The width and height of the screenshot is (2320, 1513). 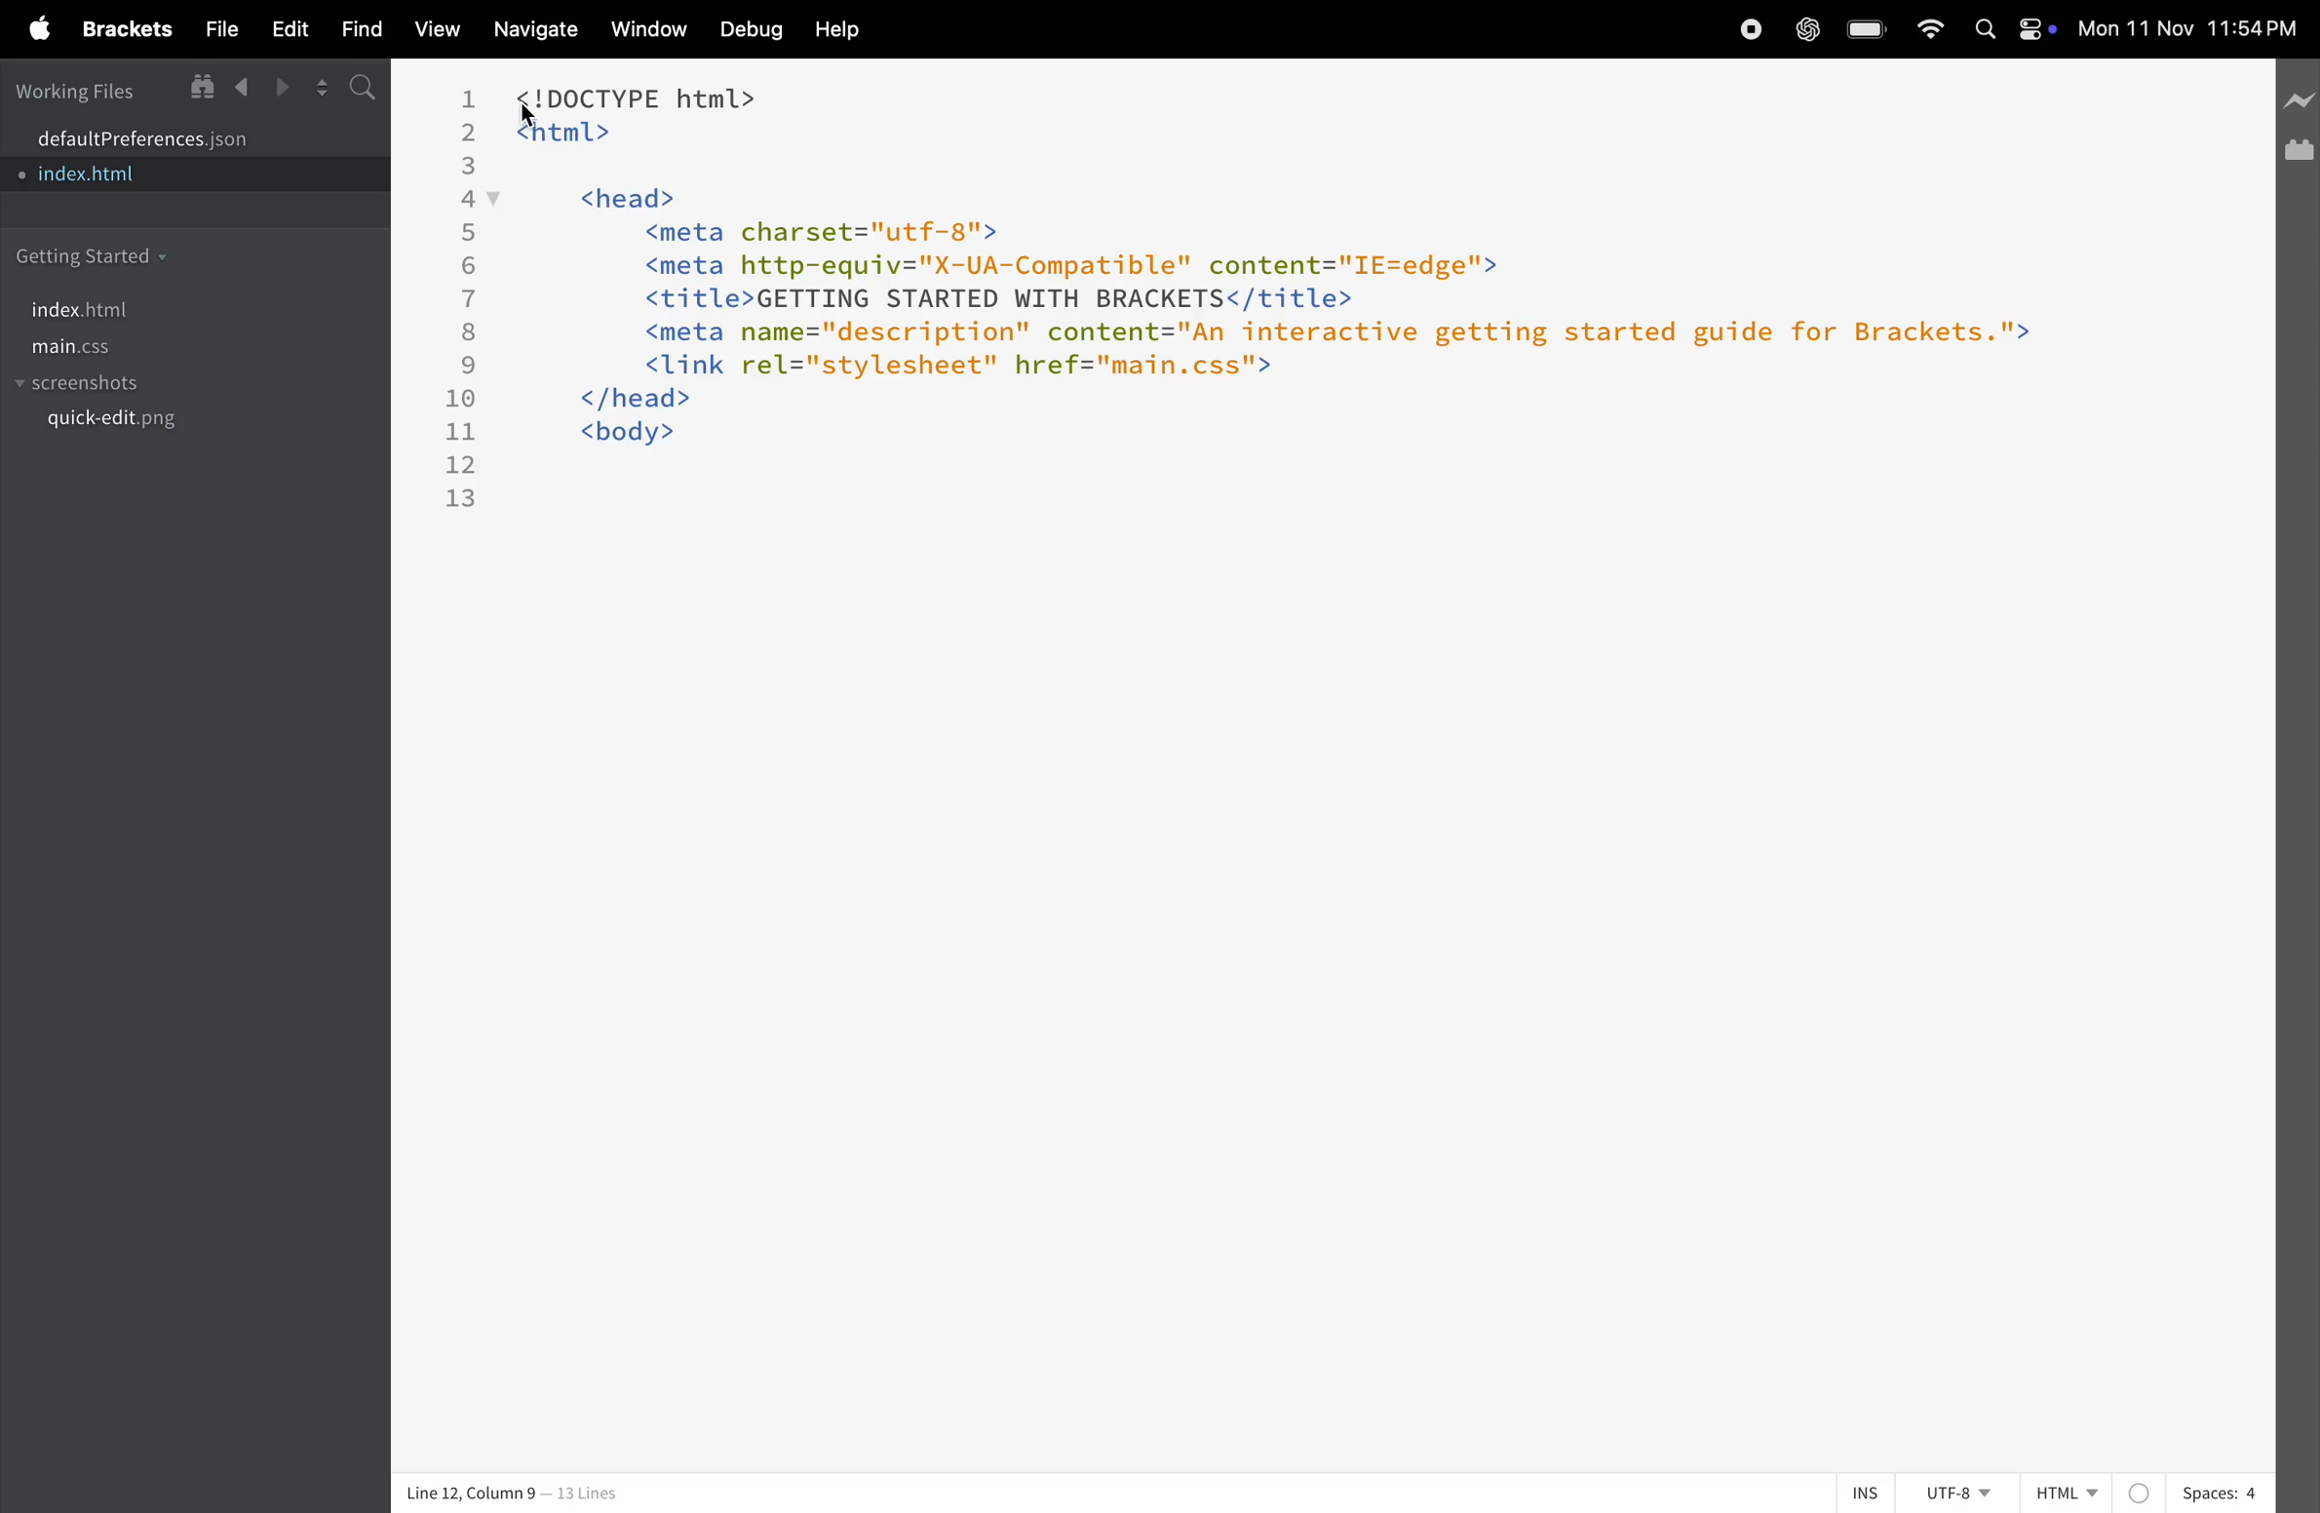 What do you see at coordinates (467, 233) in the screenshot?
I see `5` at bounding box center [467, 233].